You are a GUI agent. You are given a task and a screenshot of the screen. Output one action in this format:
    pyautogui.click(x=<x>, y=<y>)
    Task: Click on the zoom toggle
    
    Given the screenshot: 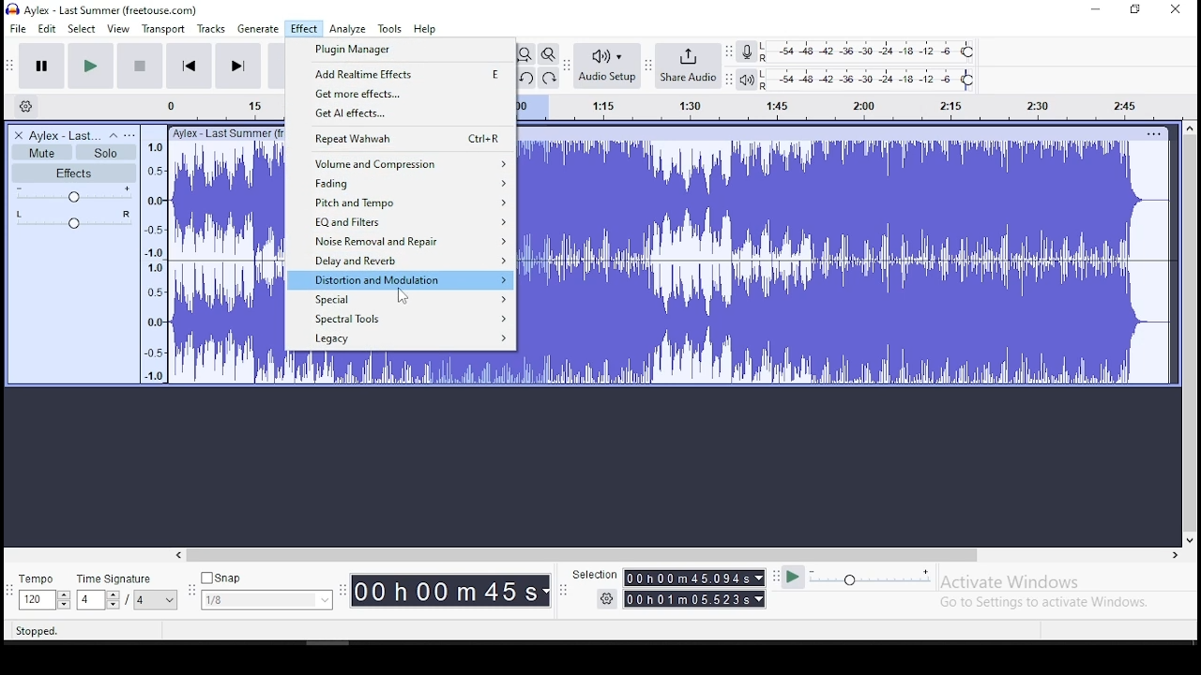 What is the action you would take?
    pyautogui.click(x=548, y=53)
    